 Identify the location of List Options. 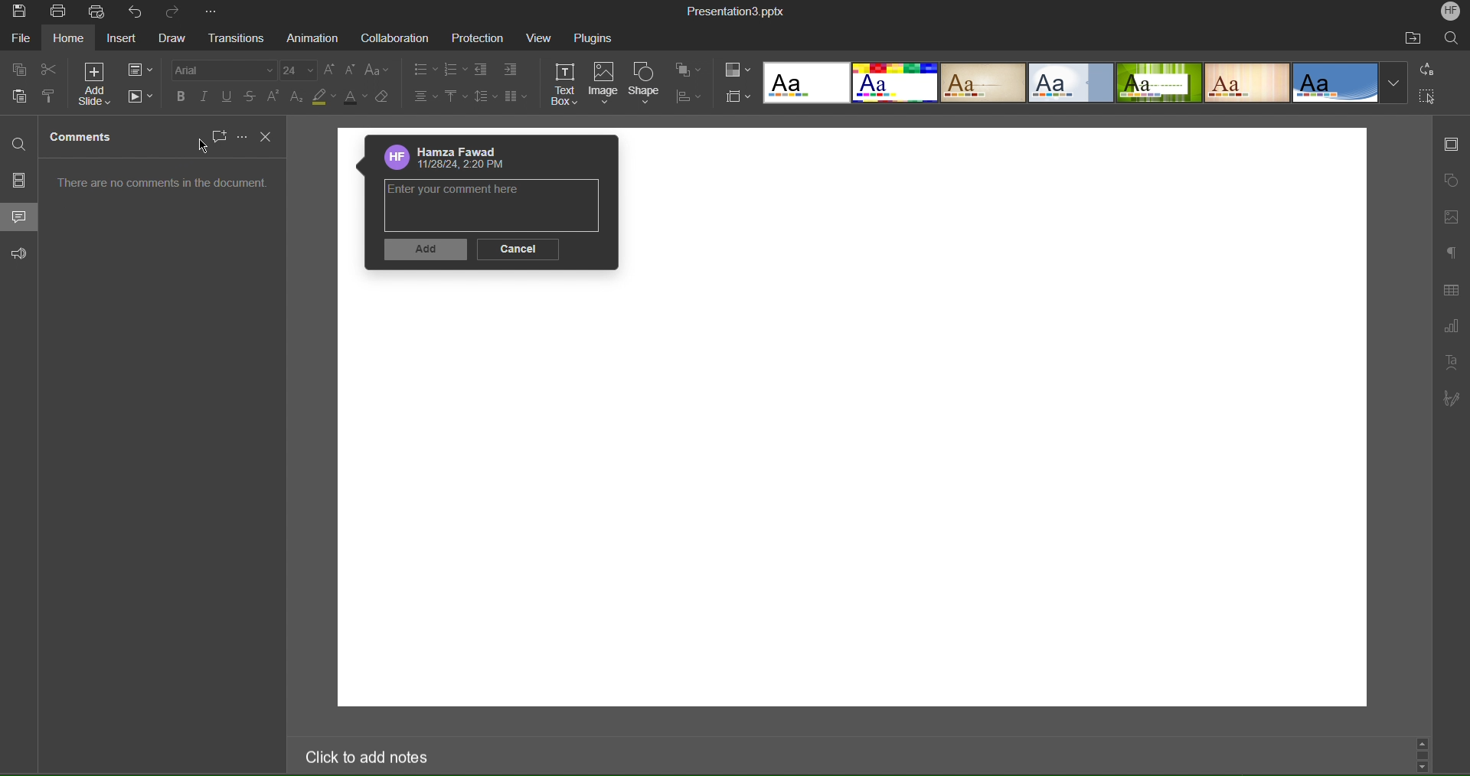
(423, 70).